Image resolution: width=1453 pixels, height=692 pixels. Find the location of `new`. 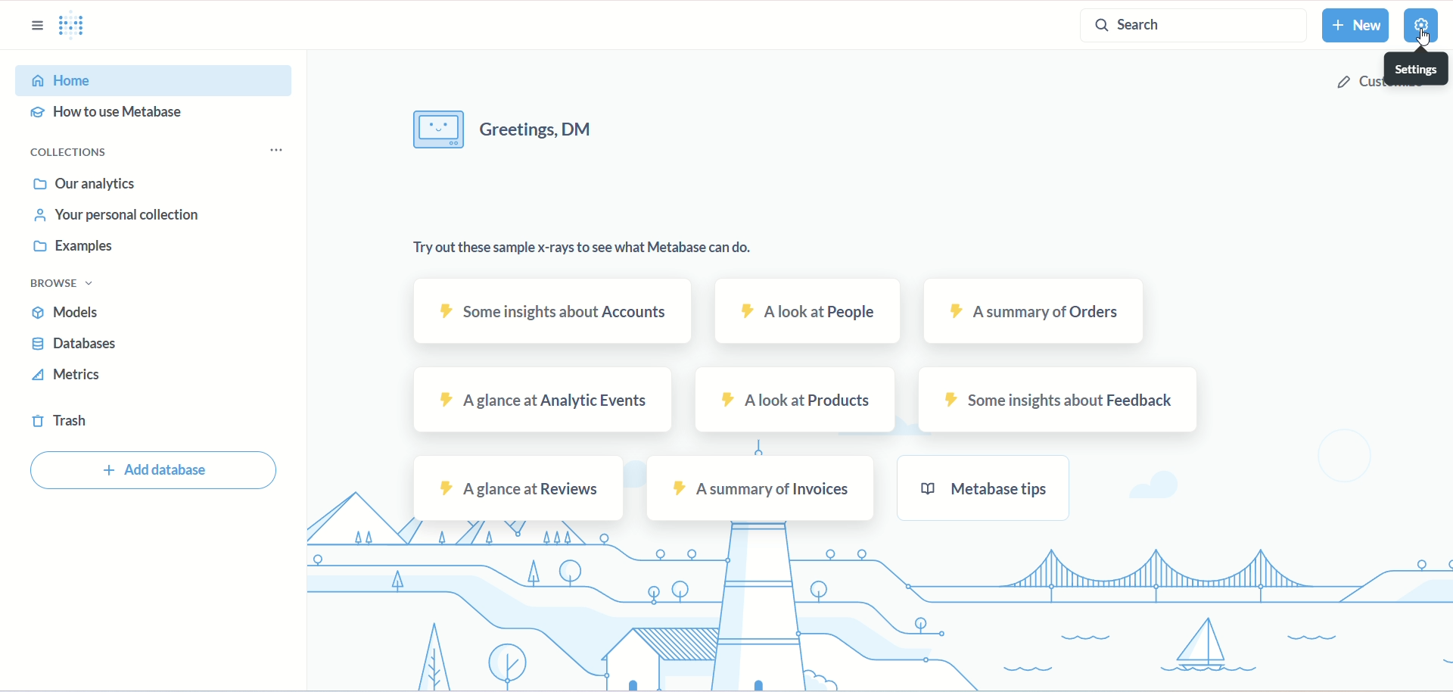

new is located at coordinates (1356, 26).